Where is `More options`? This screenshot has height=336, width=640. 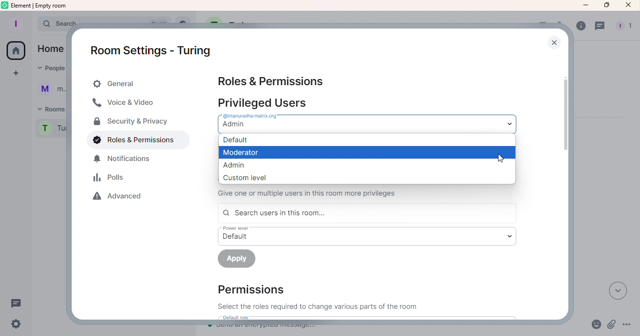
More options is located at coordinates (626, 326).